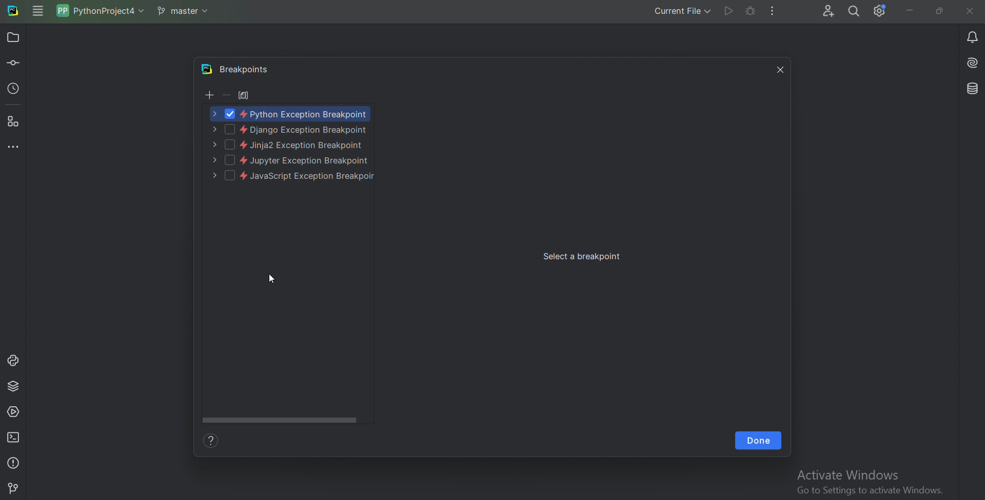  I want to click on Jinja2 Exception Breakpoint, so click(288, 145).